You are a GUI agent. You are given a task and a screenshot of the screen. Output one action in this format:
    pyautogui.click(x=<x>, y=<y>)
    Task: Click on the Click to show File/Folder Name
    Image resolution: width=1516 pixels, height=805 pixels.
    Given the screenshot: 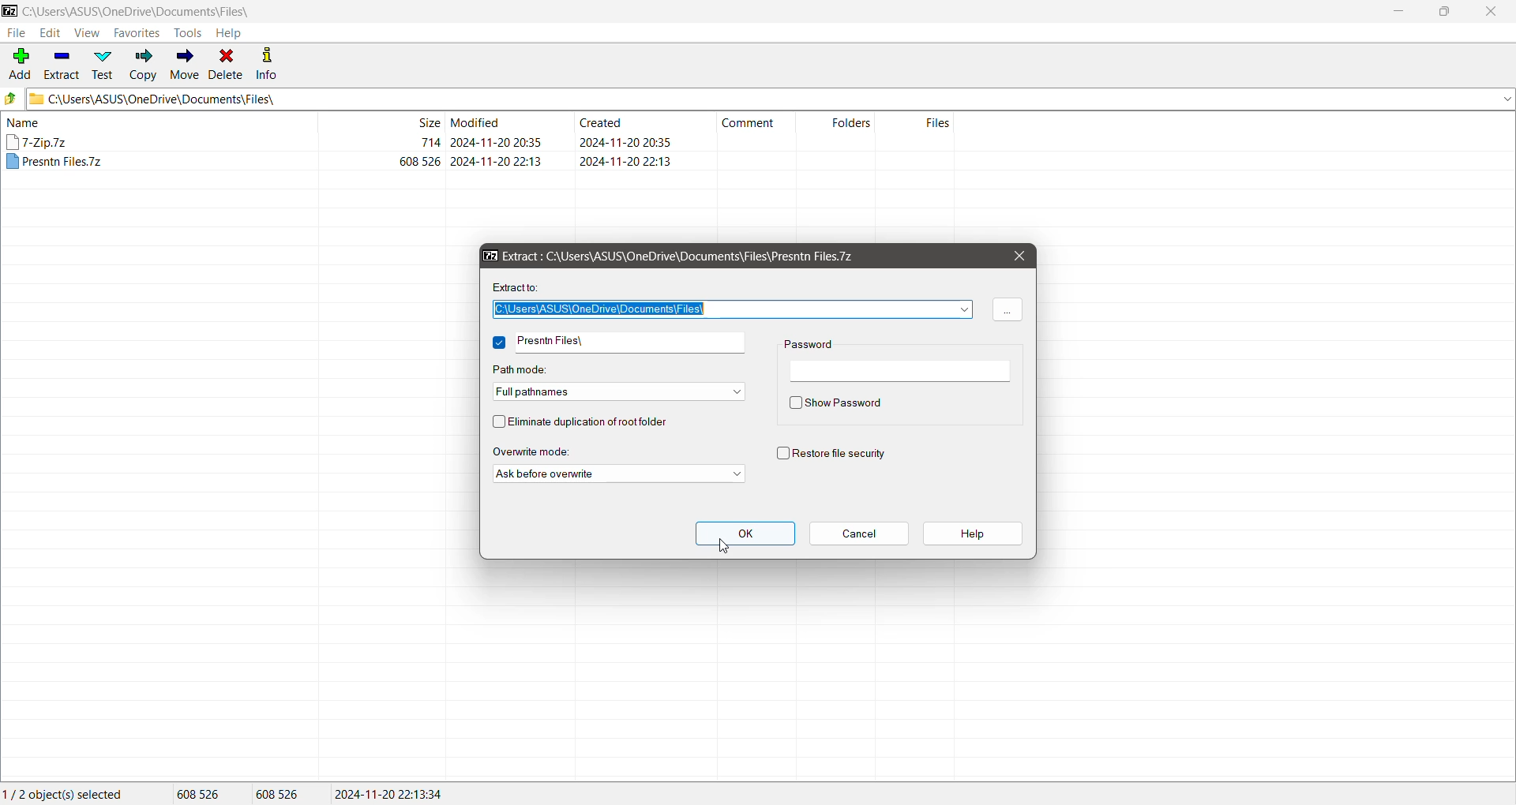 What is the action you would take?
    pyautogui.click(x=499, y=343)
    